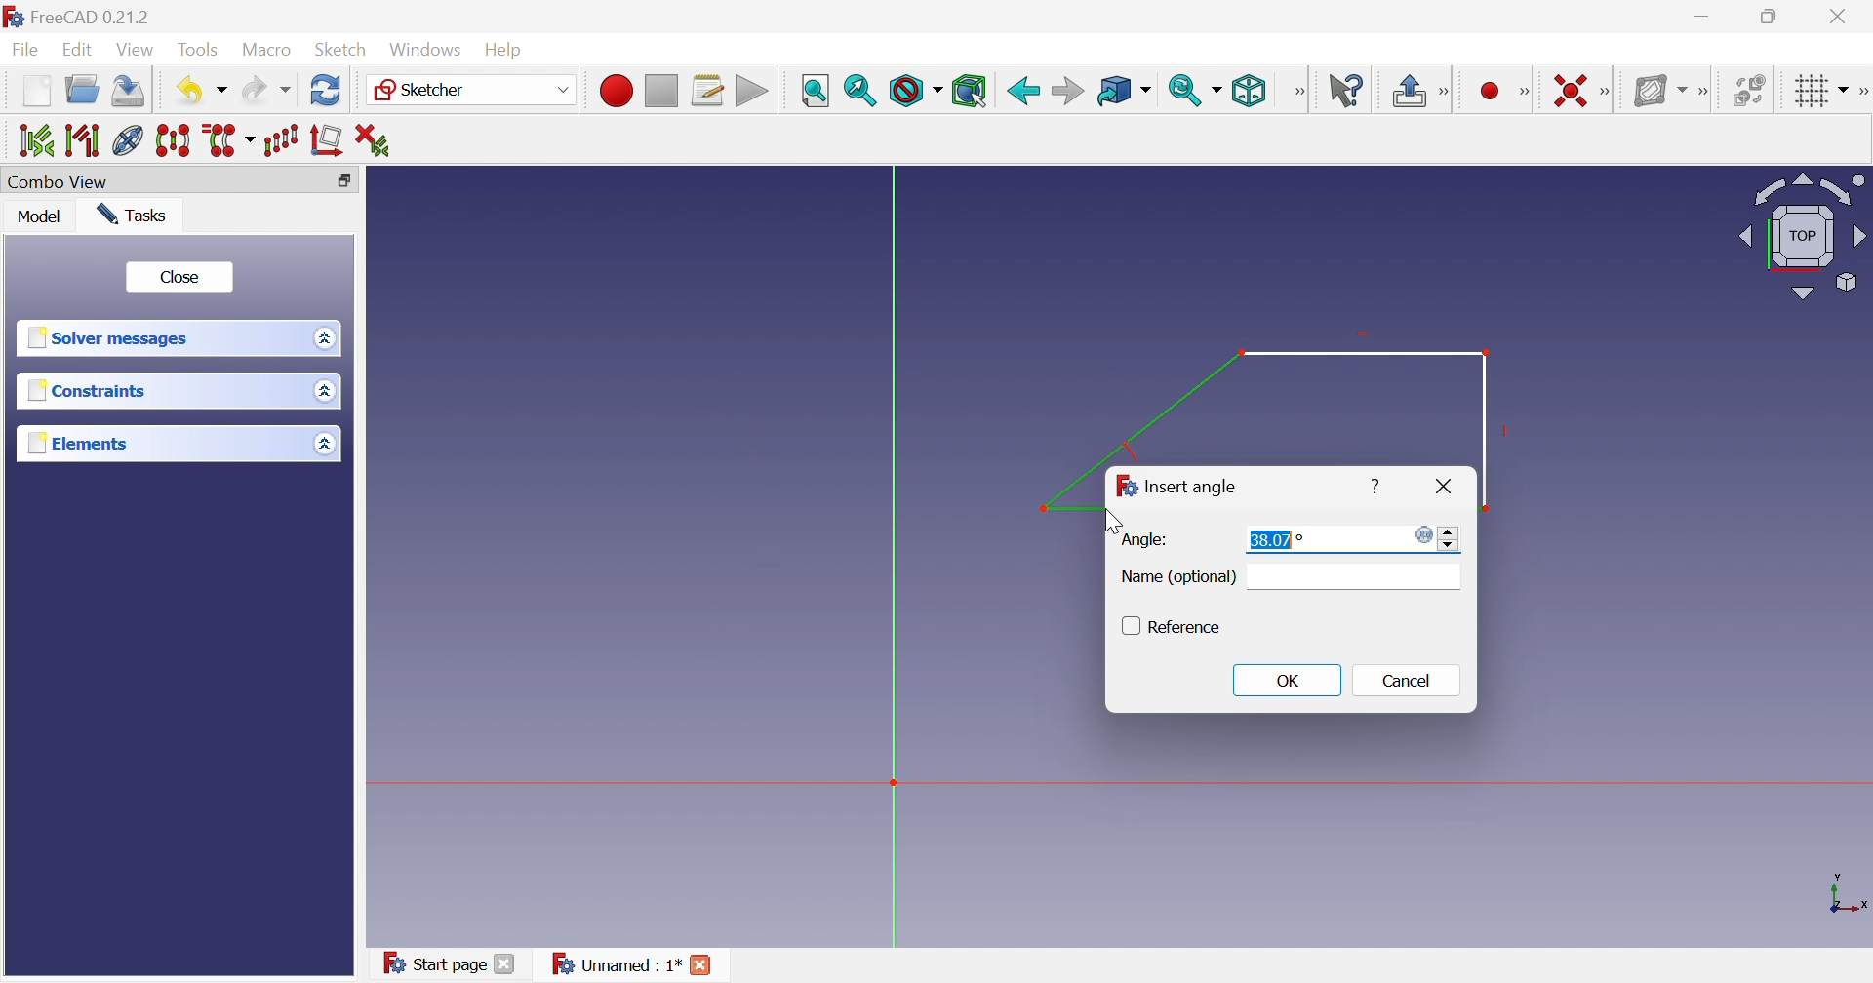  Describe the element at coordinates (137, 215) in the screenshot. I see `Tasks` at that location.